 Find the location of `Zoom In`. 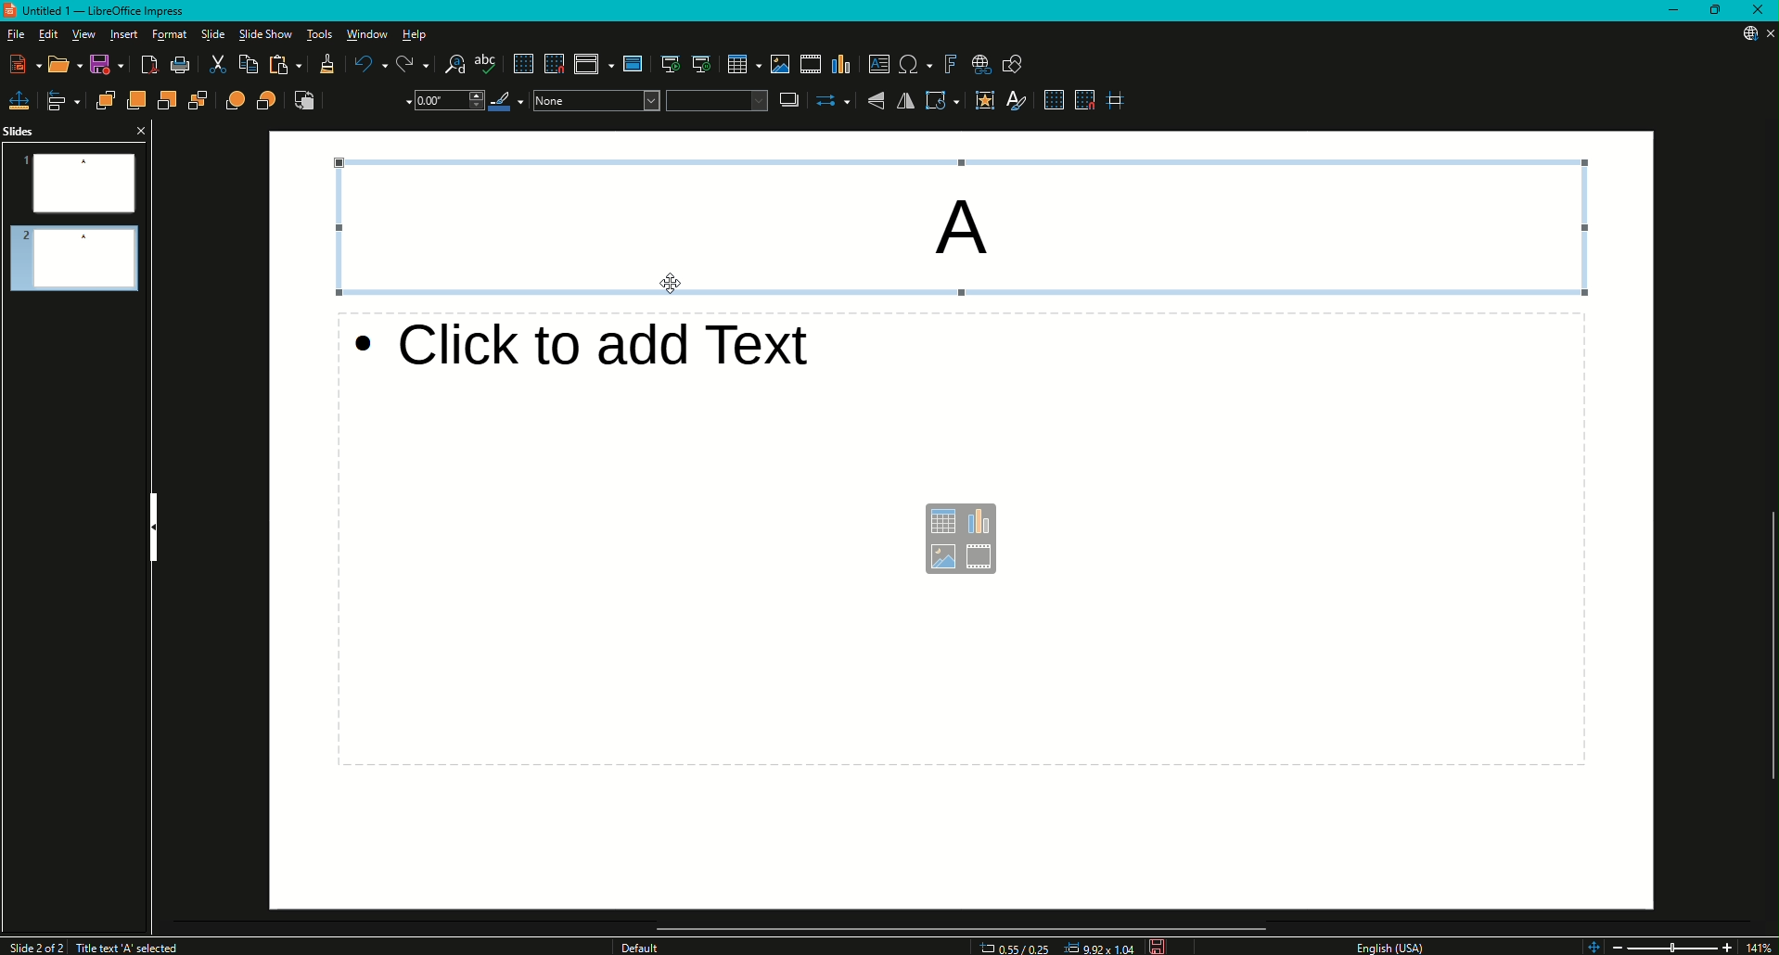

Zoom In is located at coordinates (1727, 944).